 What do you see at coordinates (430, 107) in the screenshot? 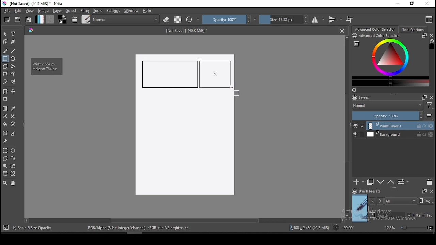
I see `Filter` at bounding box center [430, 107].